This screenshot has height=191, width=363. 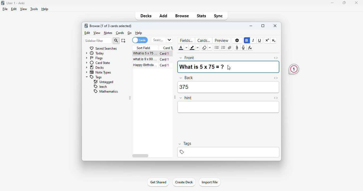 I want to click on underline, so click(x=260, y=41).